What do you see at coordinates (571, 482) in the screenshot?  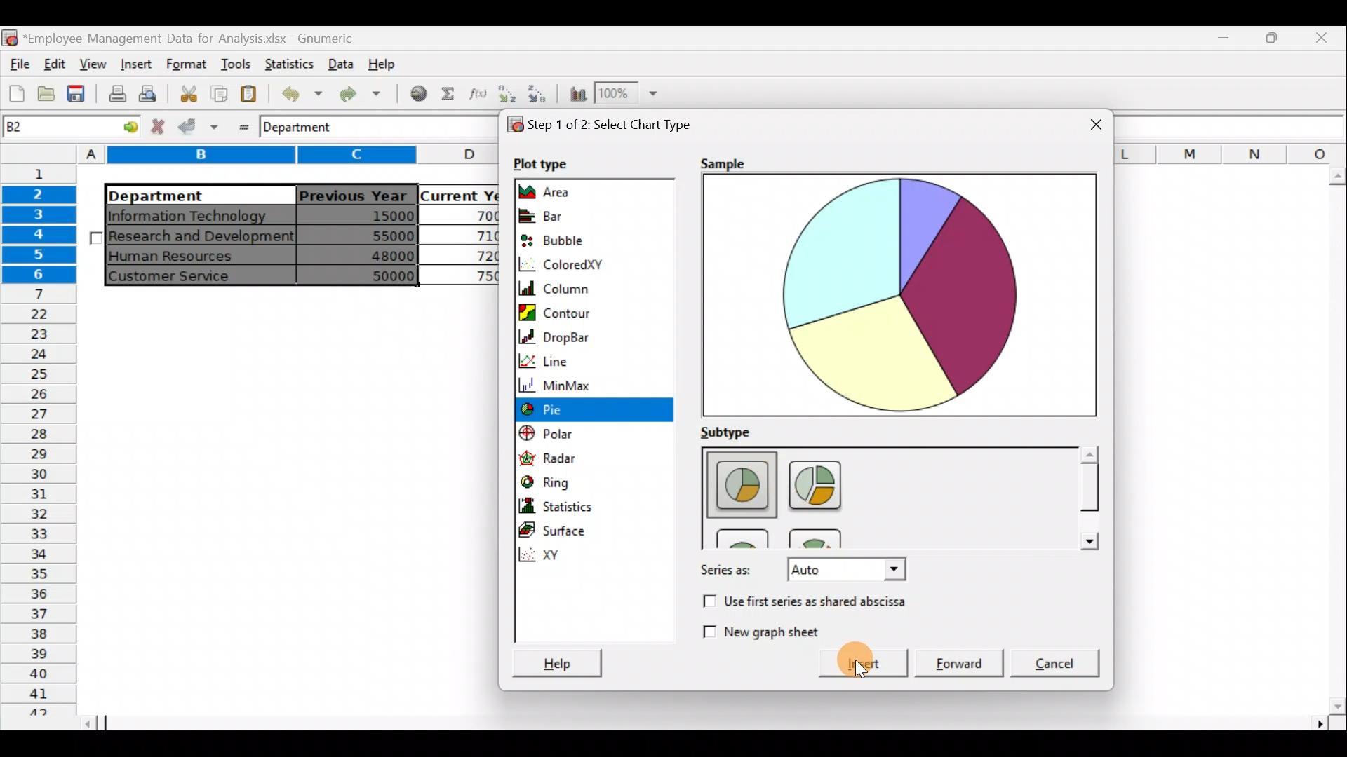 I see `Ring` at bounding box center [571, 482].